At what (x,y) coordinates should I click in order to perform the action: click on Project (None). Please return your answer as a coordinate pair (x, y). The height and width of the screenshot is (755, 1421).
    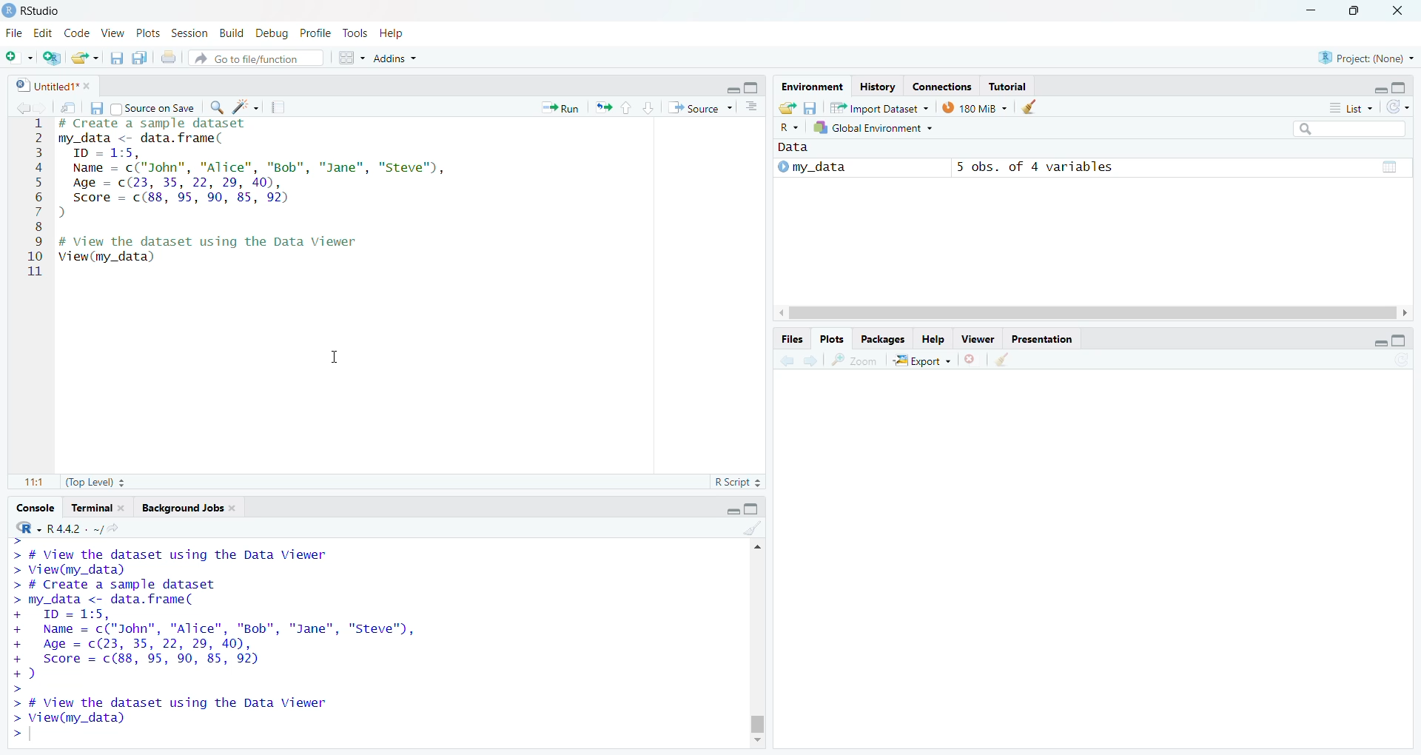
    Looking at the image, I should click on (1366, 58).